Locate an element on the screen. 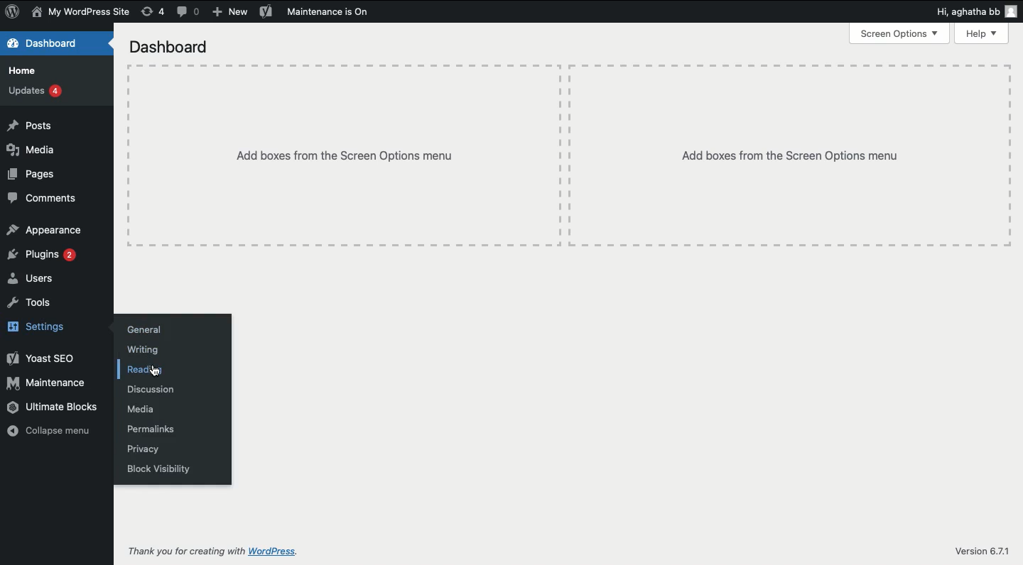 This screenshot has height=565, width=1023. tools is located at coordinates (30, 304).